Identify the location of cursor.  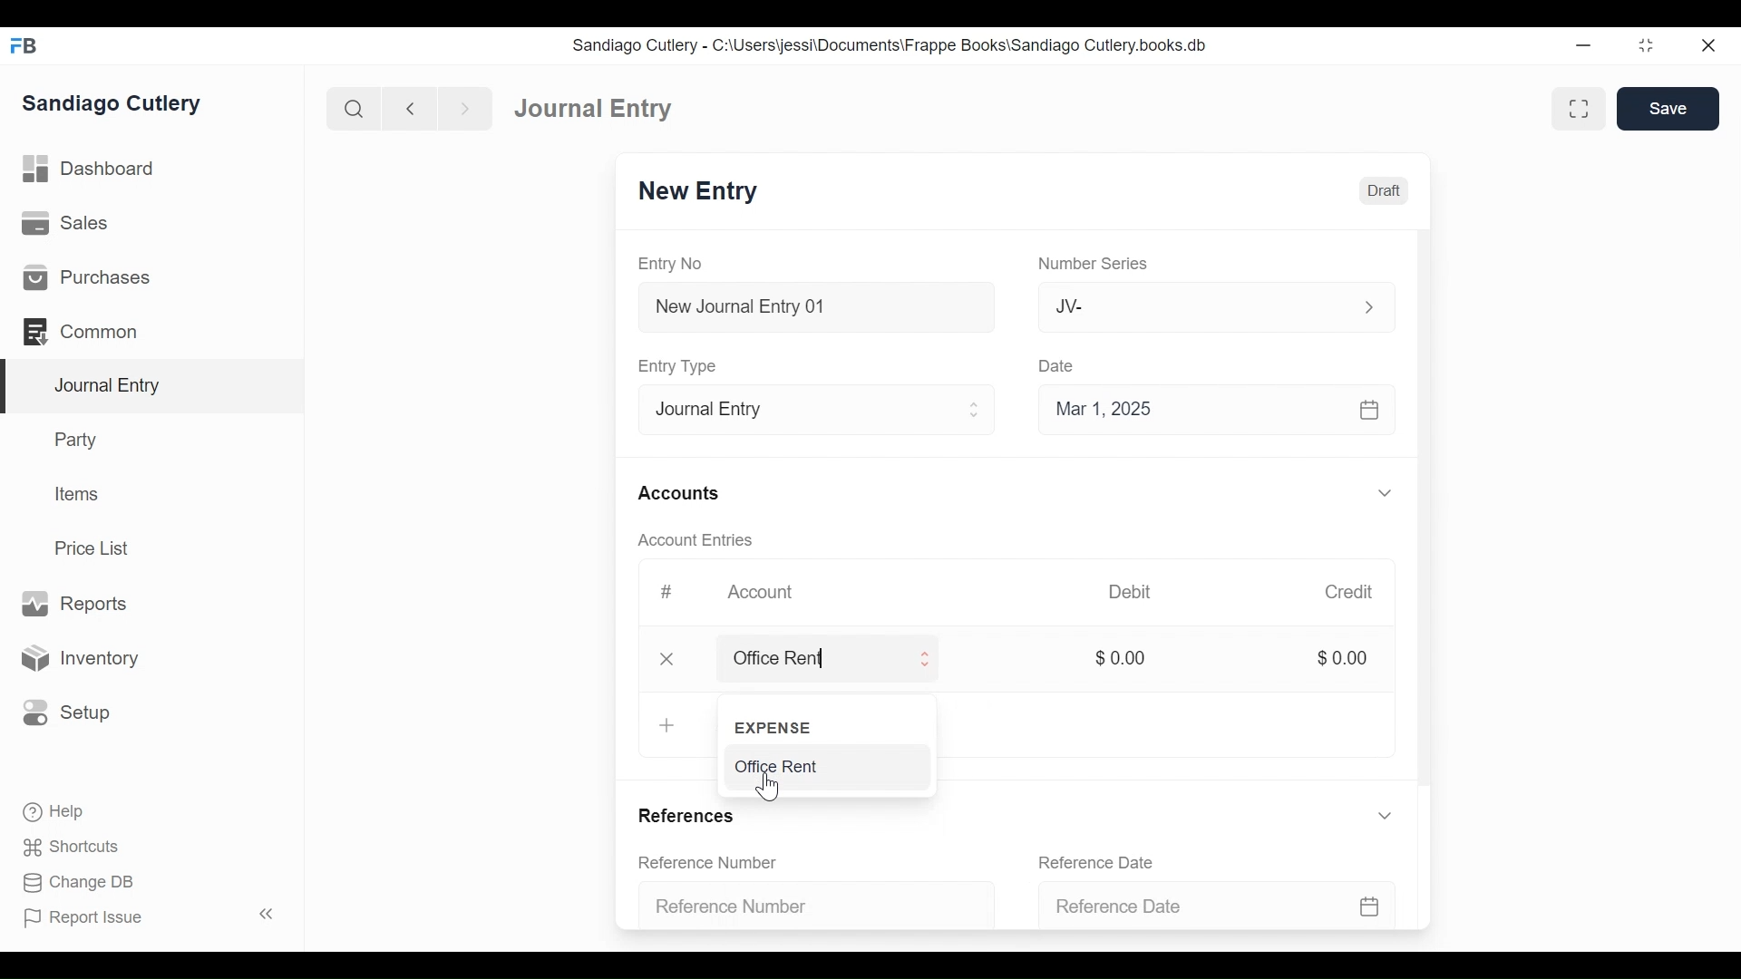
(766, 788).